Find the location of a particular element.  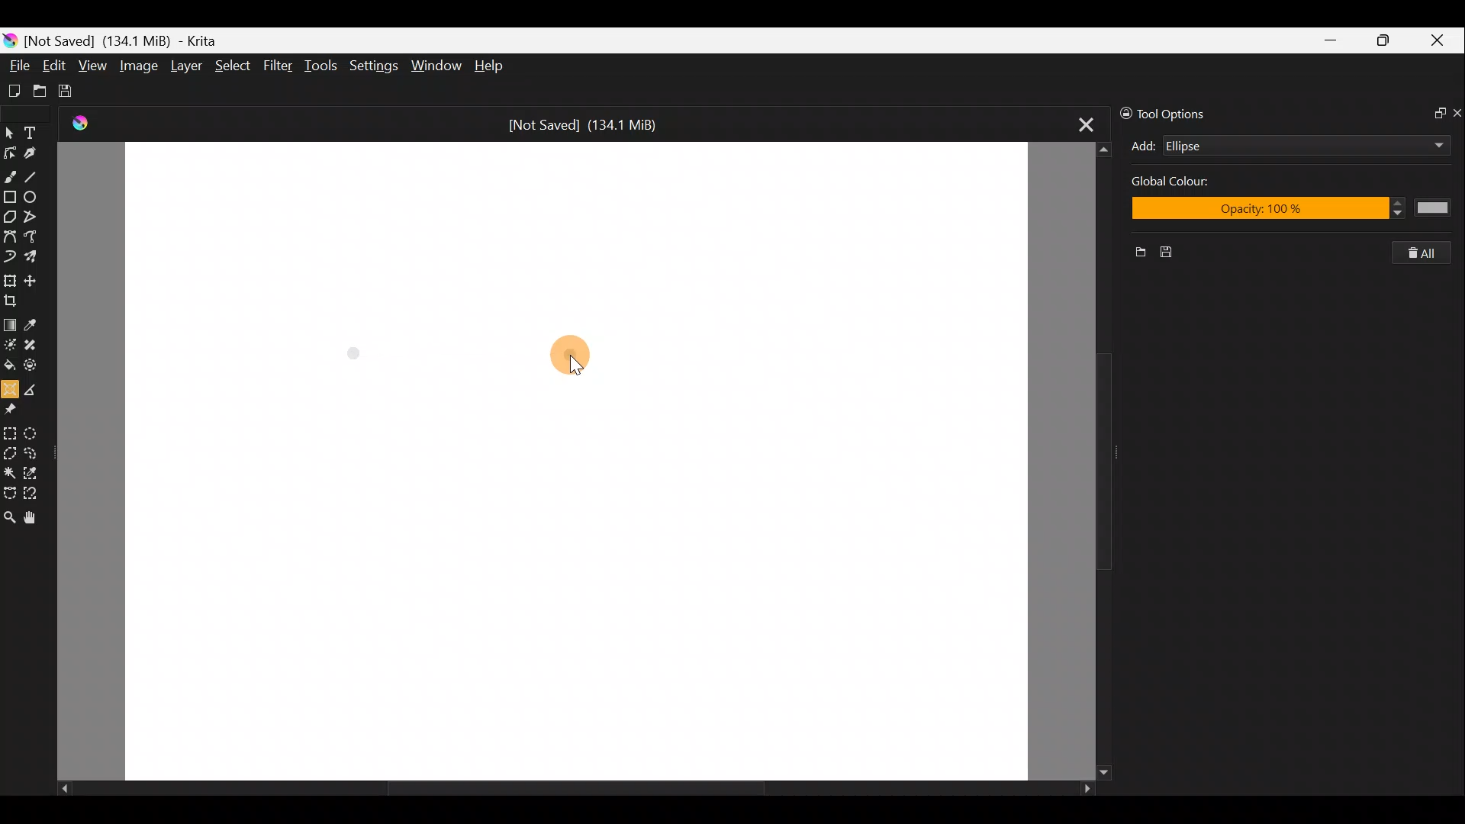

Ellipse is located at coordinates (1282, 146).